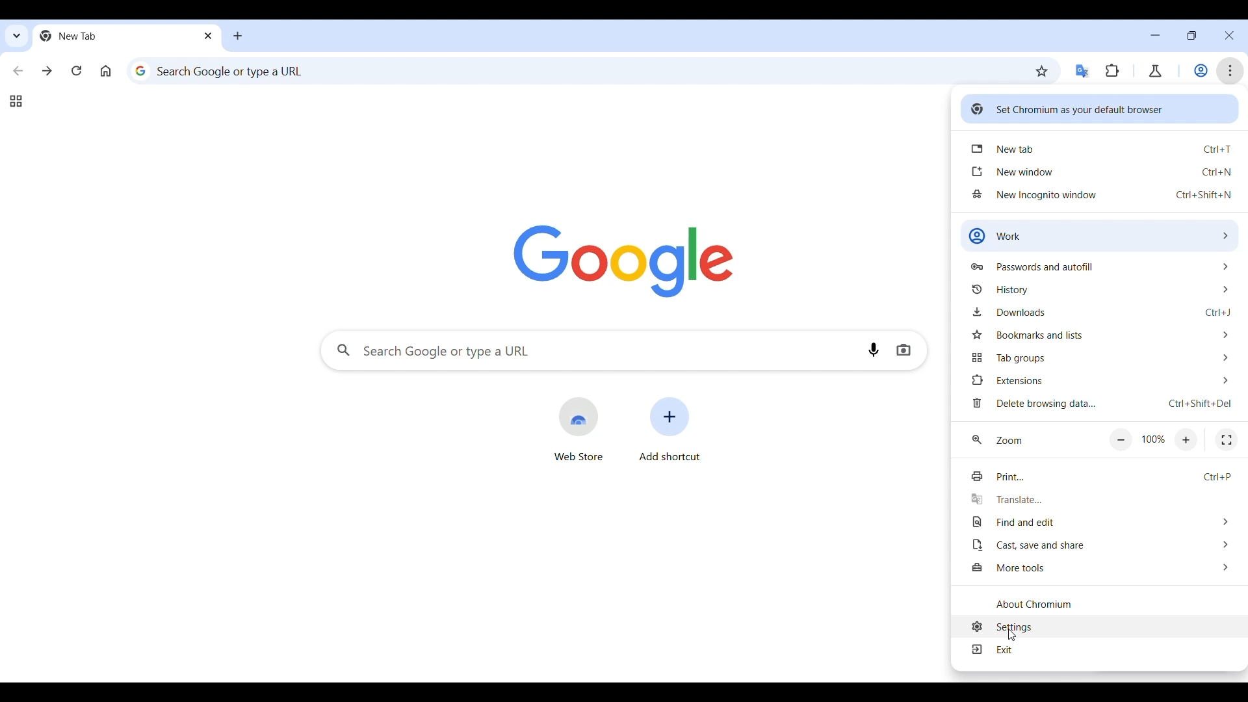 The image size is (1248, 702). What do you see at coordinates (1100, 149) in the screenshot?
I see `Open new tab` at bounding box center [1100, 149].